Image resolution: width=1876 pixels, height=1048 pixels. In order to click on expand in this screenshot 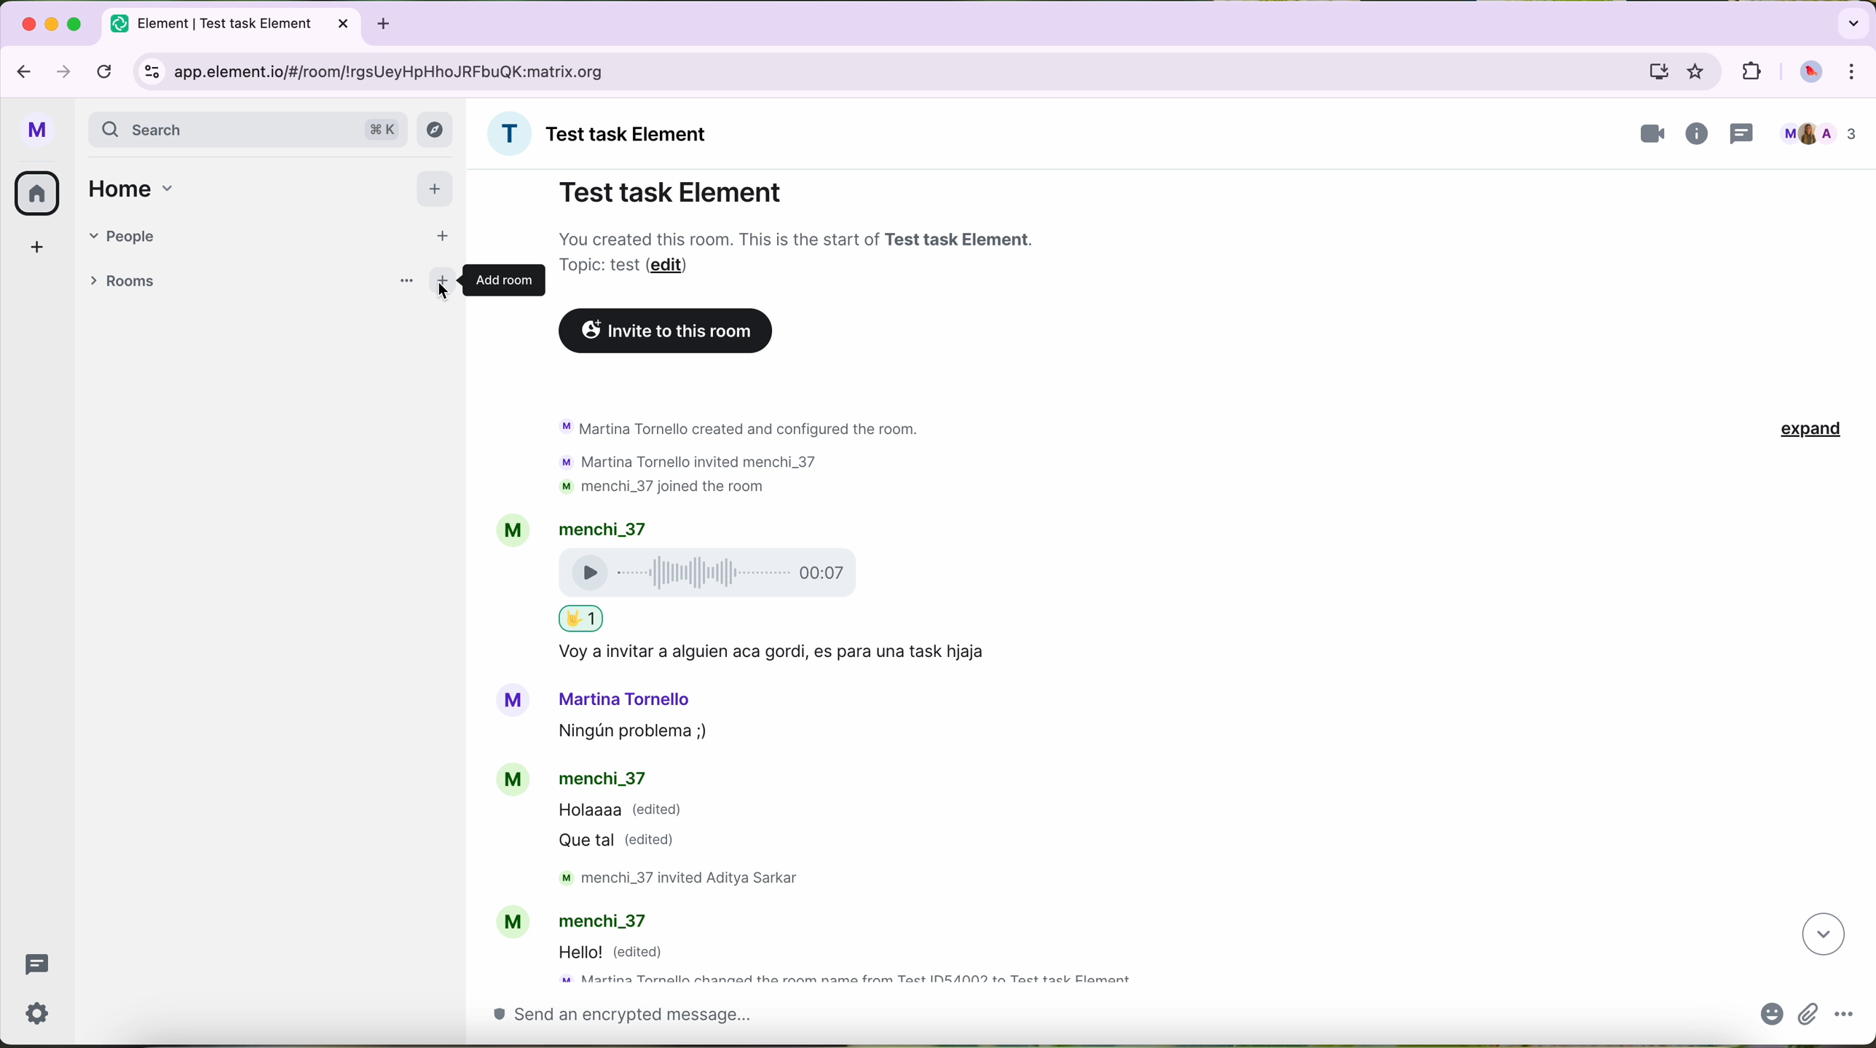, I will do `click(1813, 431)`.